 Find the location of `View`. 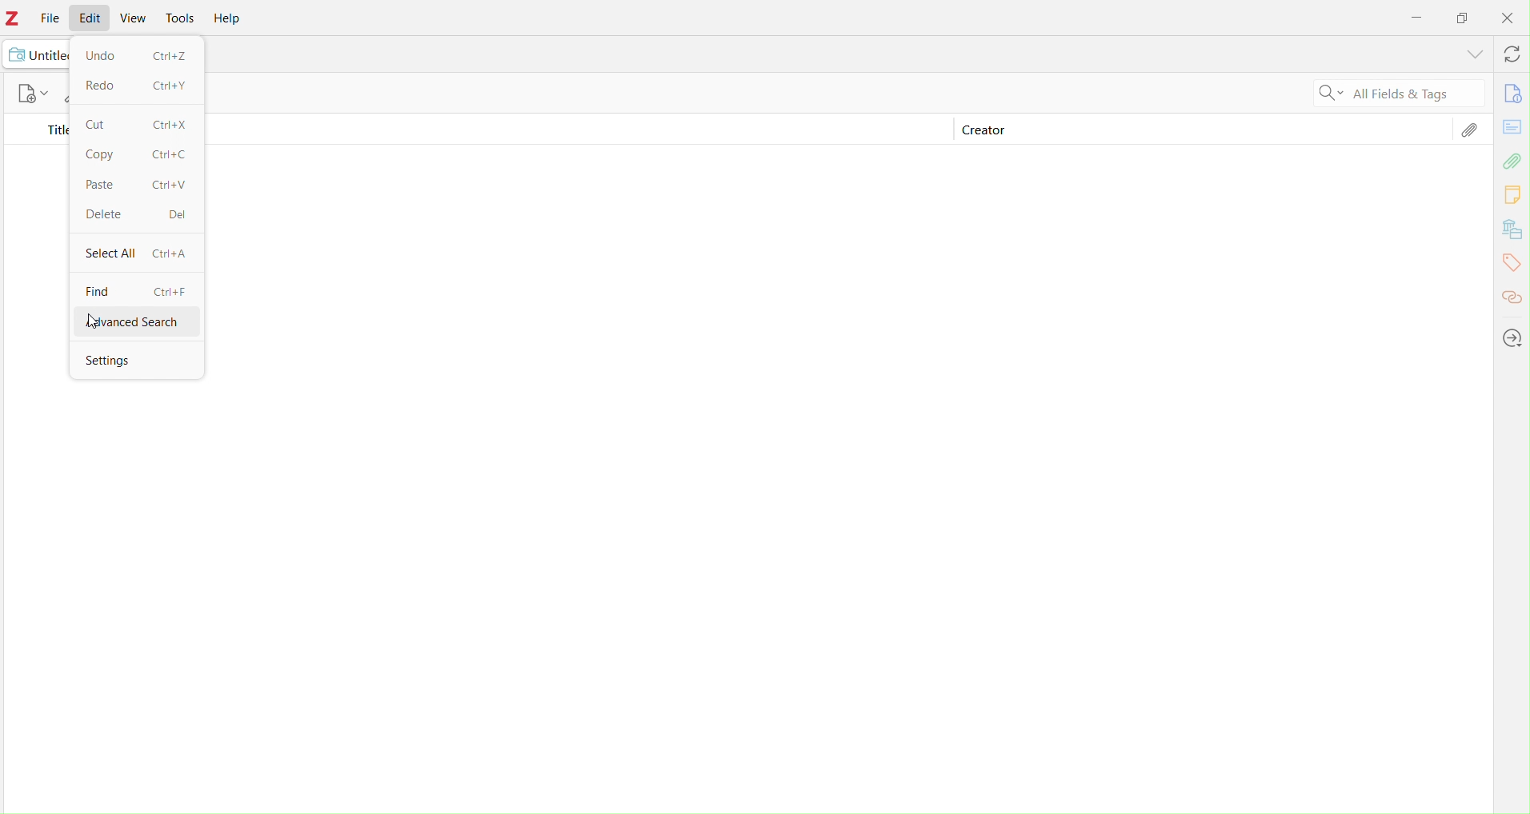

View is located at coordinates (130, 18).